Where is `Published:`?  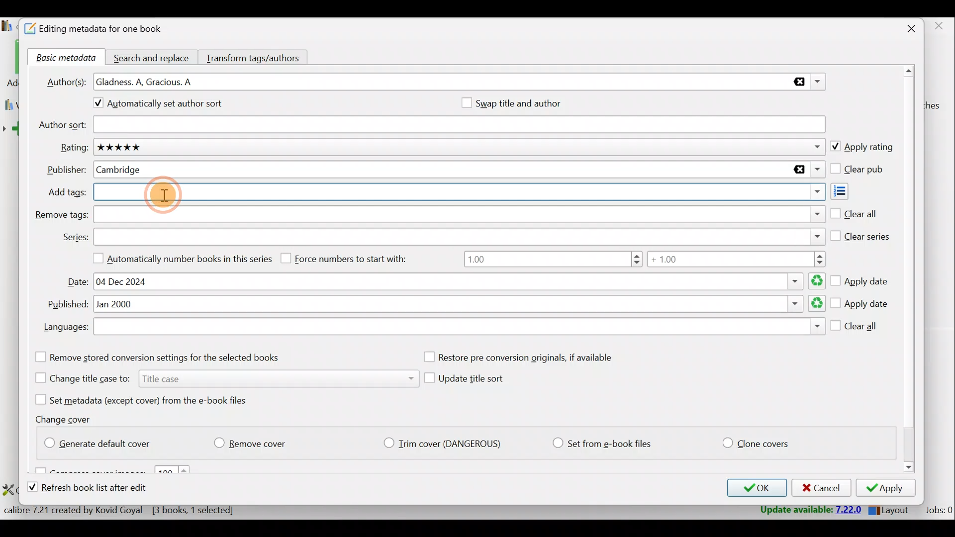
Published: is located at coordinates (66, 305).